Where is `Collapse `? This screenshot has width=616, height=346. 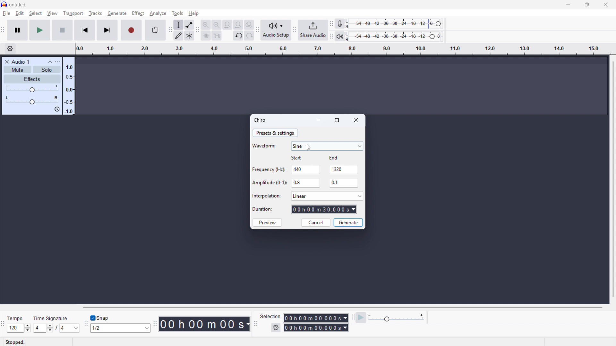
Collapse  is located at coordinates (50, 62).